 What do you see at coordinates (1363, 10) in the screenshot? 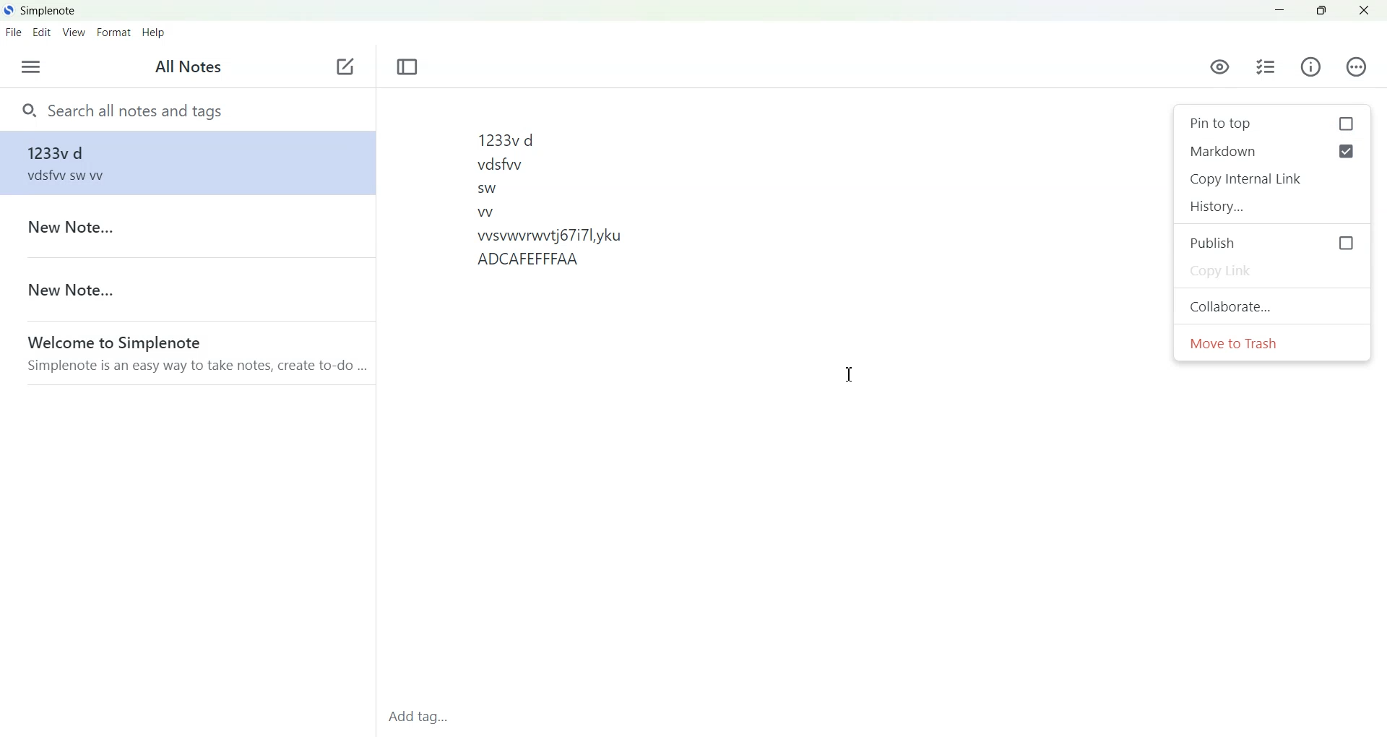
I see `Close` at bounding box center [1363, 10].